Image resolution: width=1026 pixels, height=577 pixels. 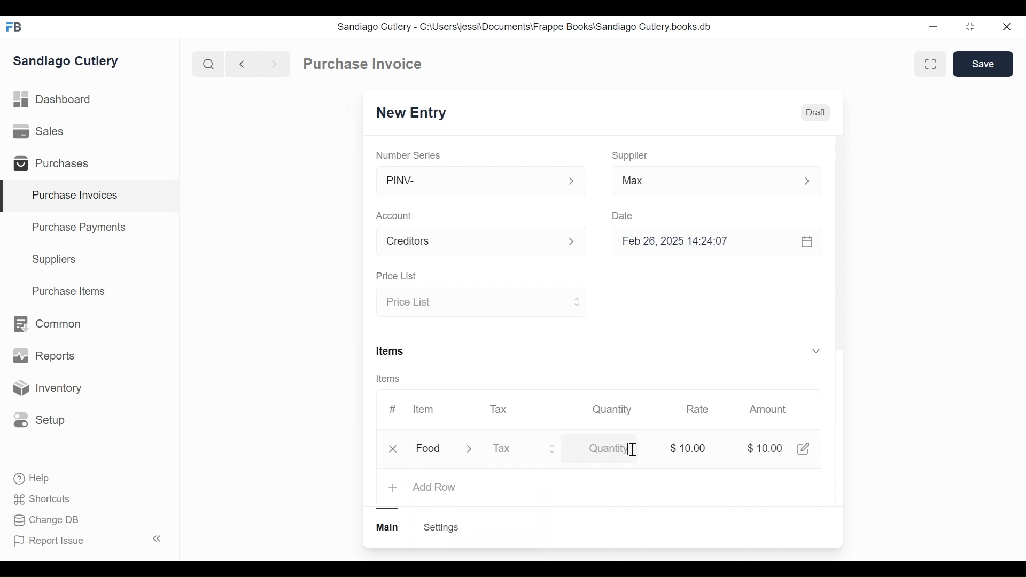 What do you see at coordinates (572, 182) in the screenshot?
I see `Expand` at bounding box center [572, 182].